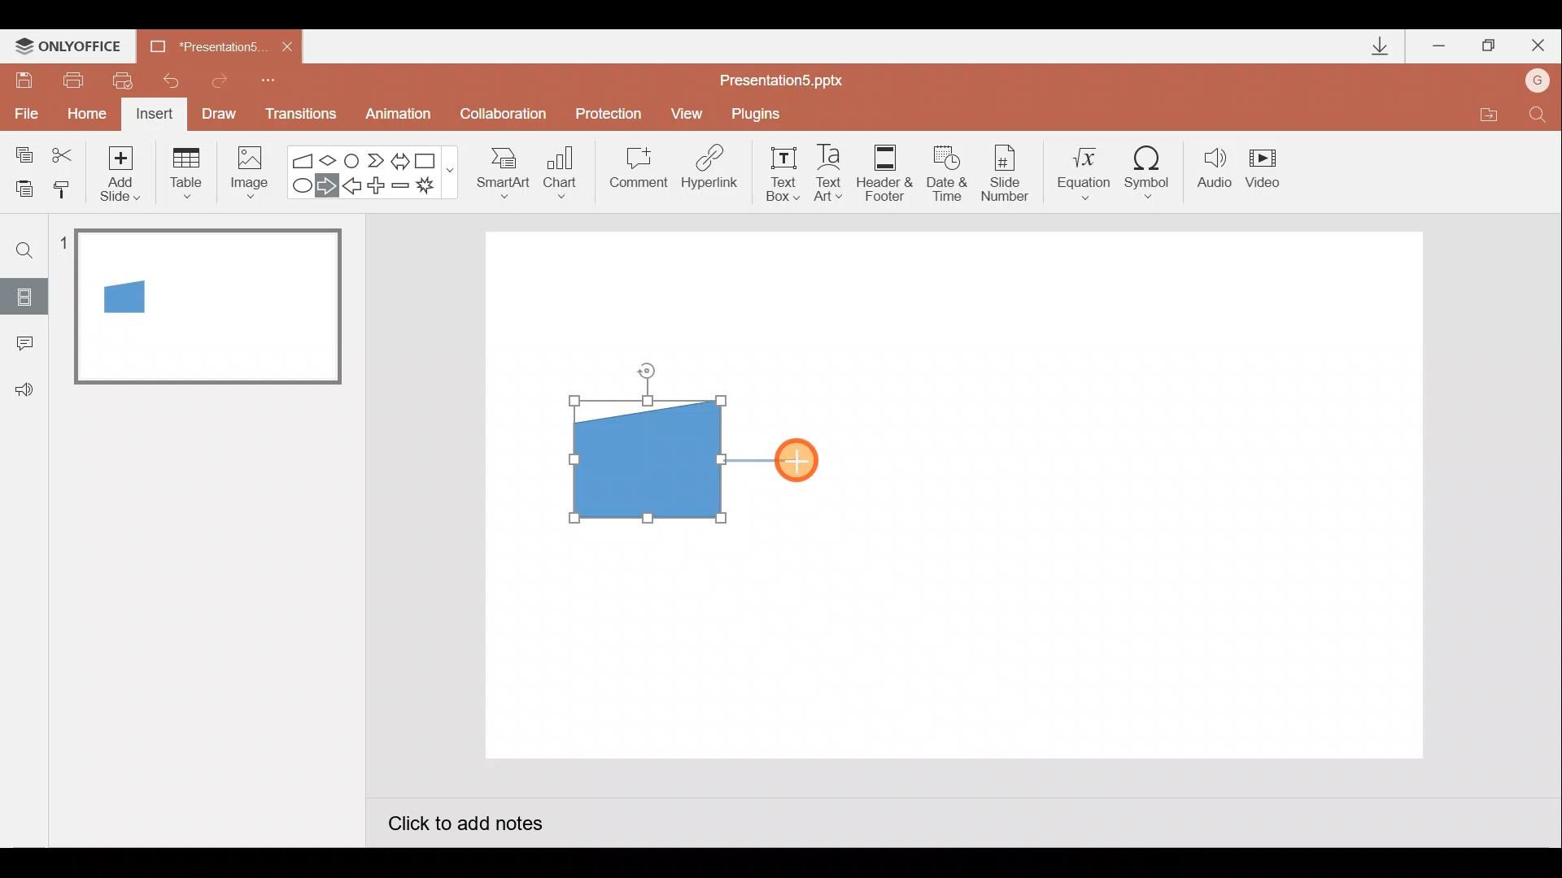 This screenshot has height=878, width=1562. What do you see at coordinates (268, 78) in the screenshot?
I see `Customize quick access toolbar` at bounding box center [268, 78].